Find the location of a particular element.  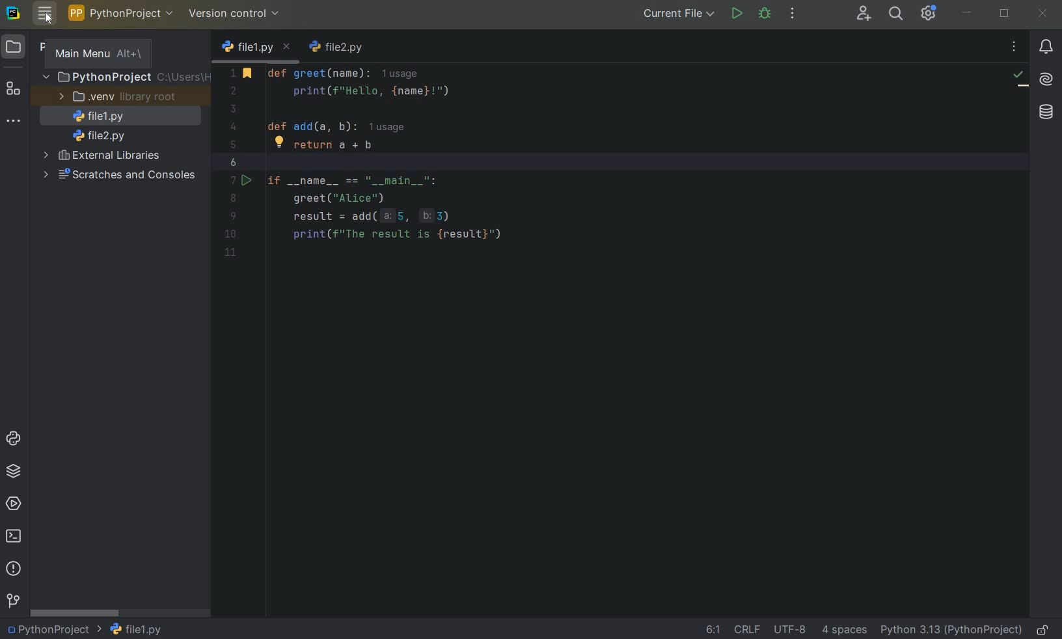

restore down is located at coordinates (1005, 14).